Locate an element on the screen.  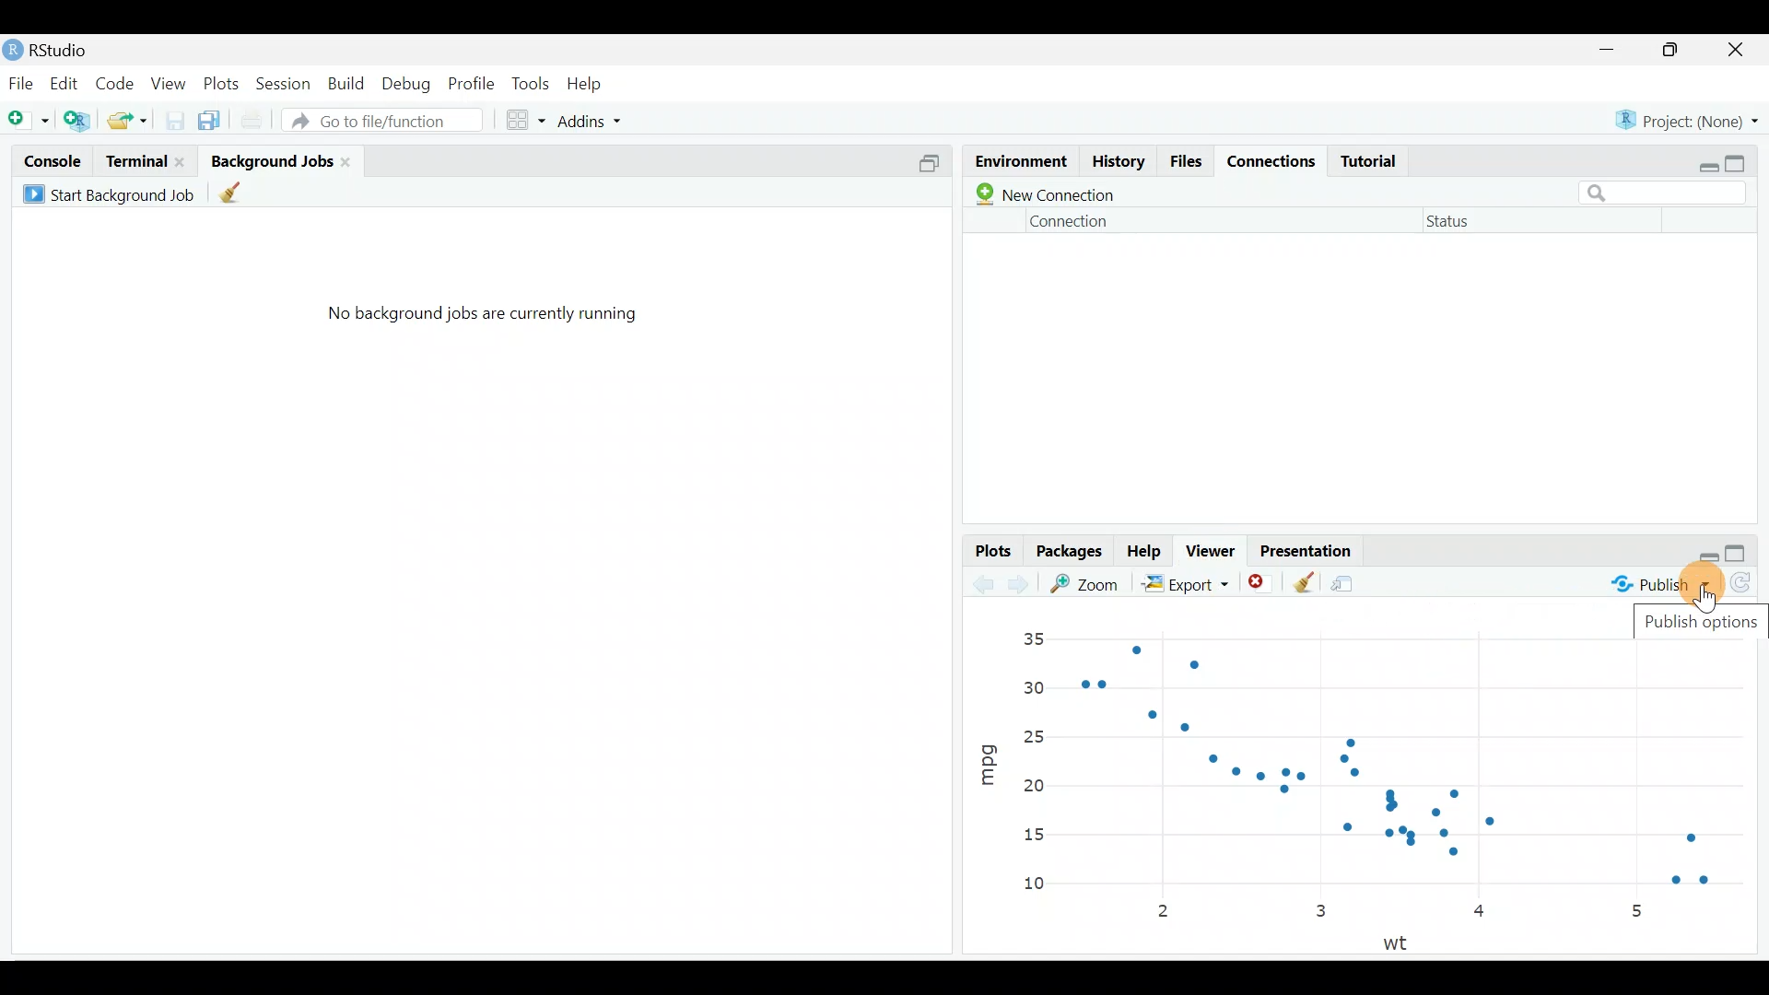
File is located at coordinates (20, 82).